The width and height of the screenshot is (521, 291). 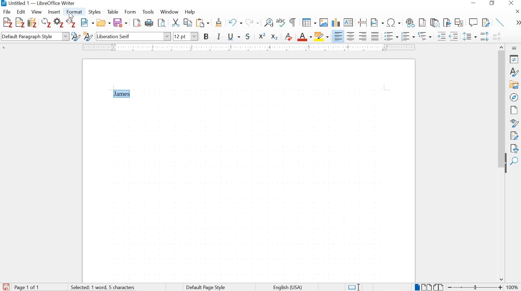 I want to click on insert field, so click(x=377, y=23).